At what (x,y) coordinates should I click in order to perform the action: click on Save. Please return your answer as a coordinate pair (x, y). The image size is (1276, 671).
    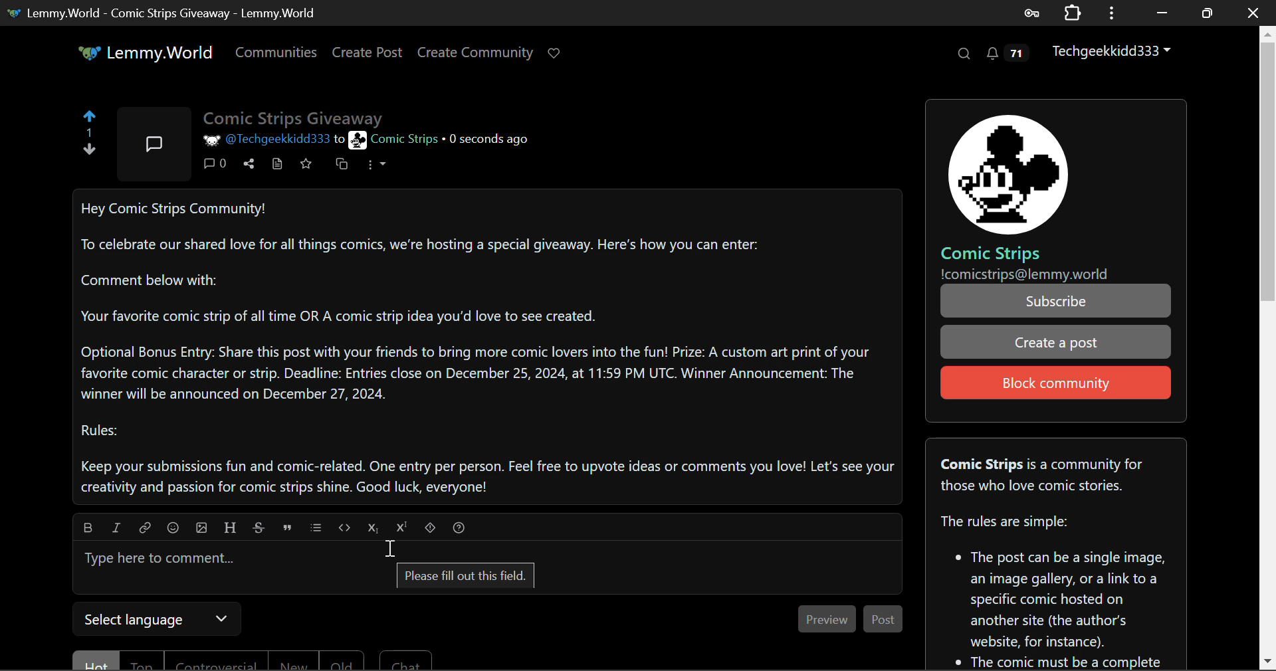
    Looking at the image, I should click on (308, 166).